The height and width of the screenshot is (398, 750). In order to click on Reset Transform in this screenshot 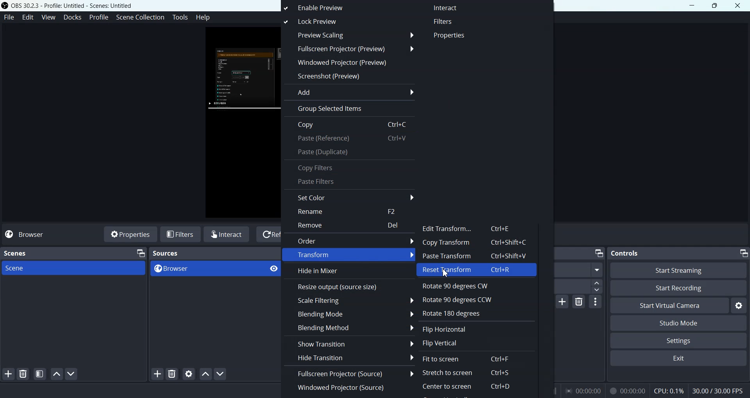, I will do `click(478, 270)`.